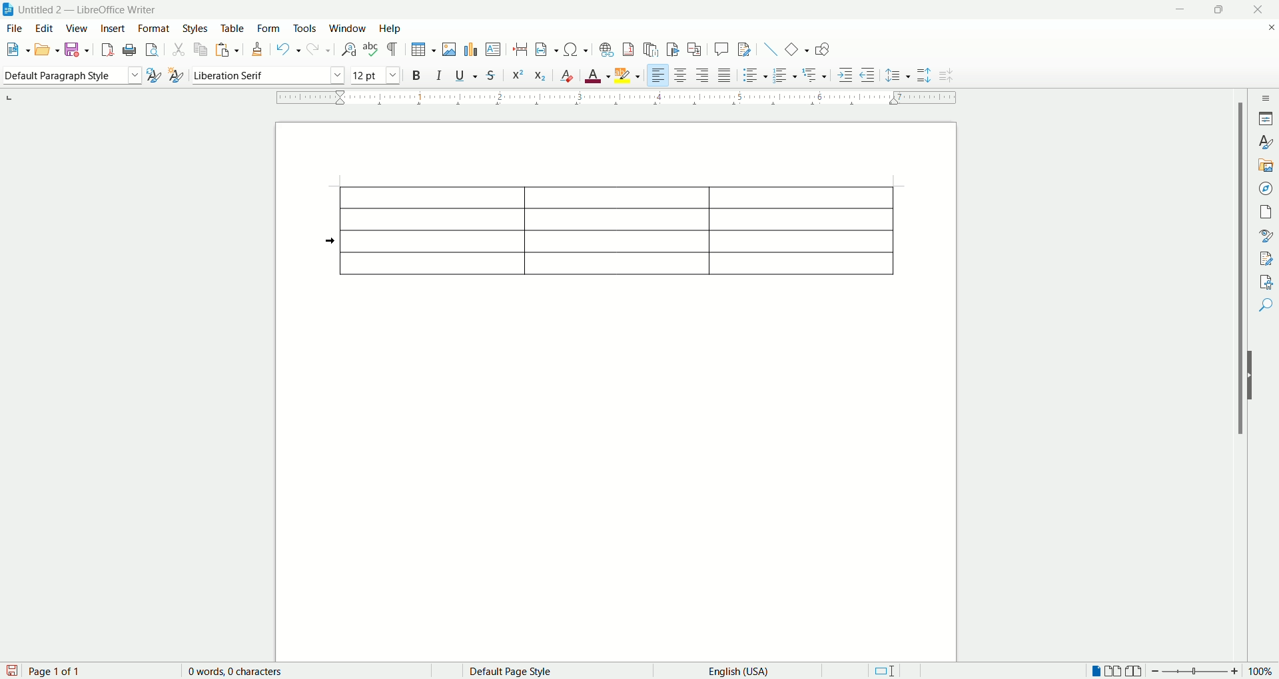  I want to click on form, so click(270, 29).